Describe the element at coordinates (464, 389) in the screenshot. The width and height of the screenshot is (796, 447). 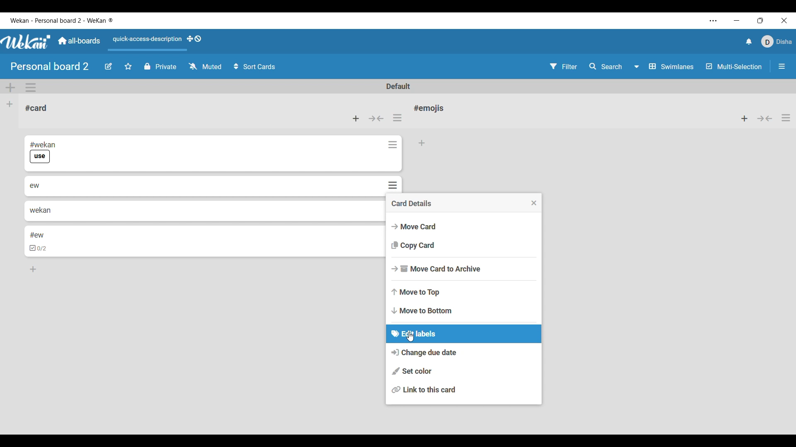
I see `Link to this card` at that location.